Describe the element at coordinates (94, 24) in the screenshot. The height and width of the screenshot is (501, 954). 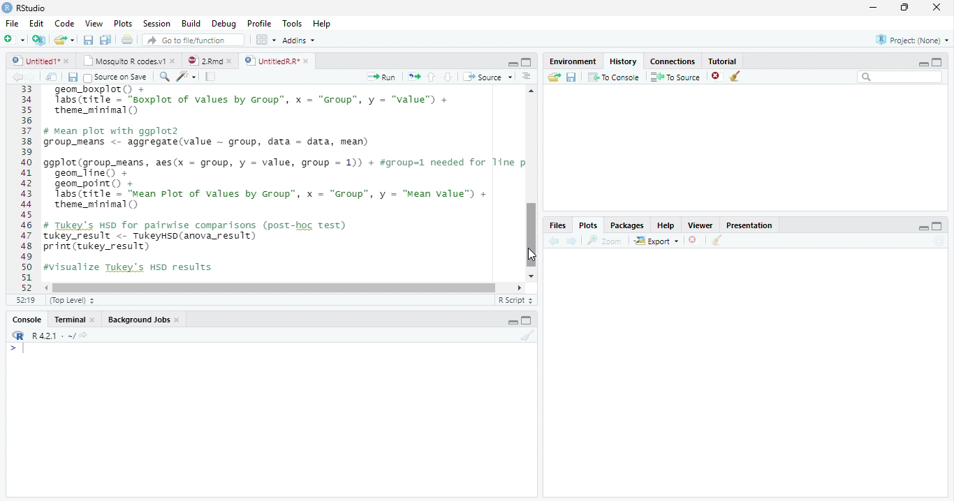
I see `View` at that location.